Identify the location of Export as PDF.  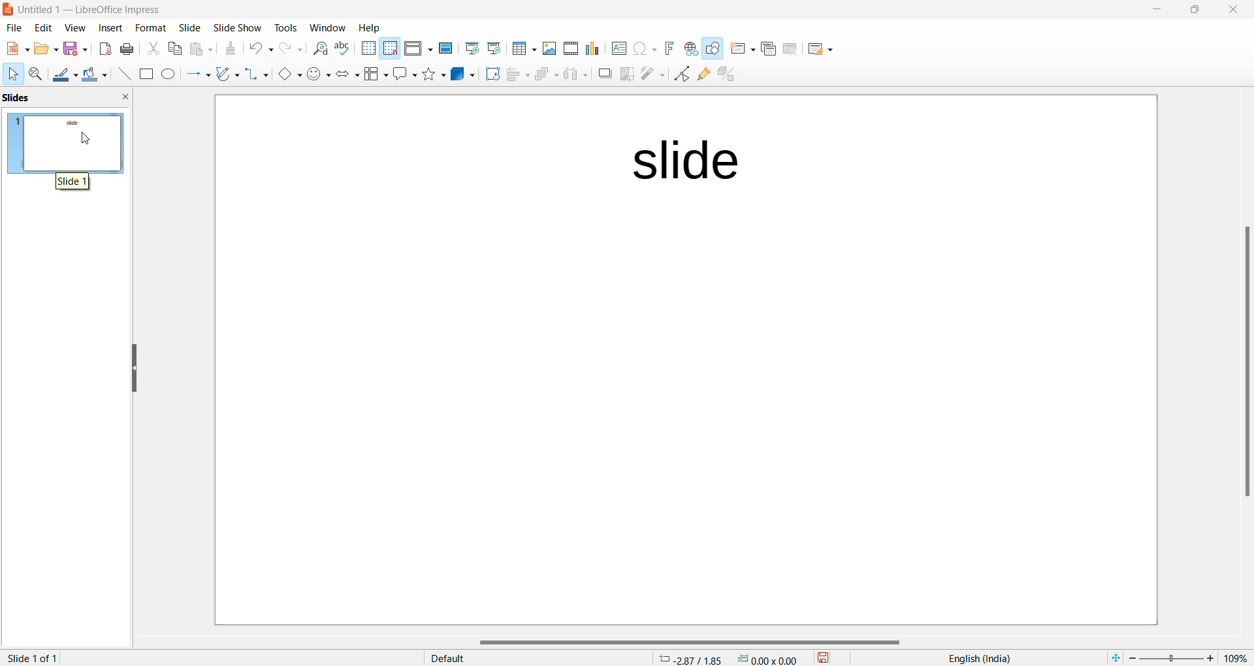
(103, 49).